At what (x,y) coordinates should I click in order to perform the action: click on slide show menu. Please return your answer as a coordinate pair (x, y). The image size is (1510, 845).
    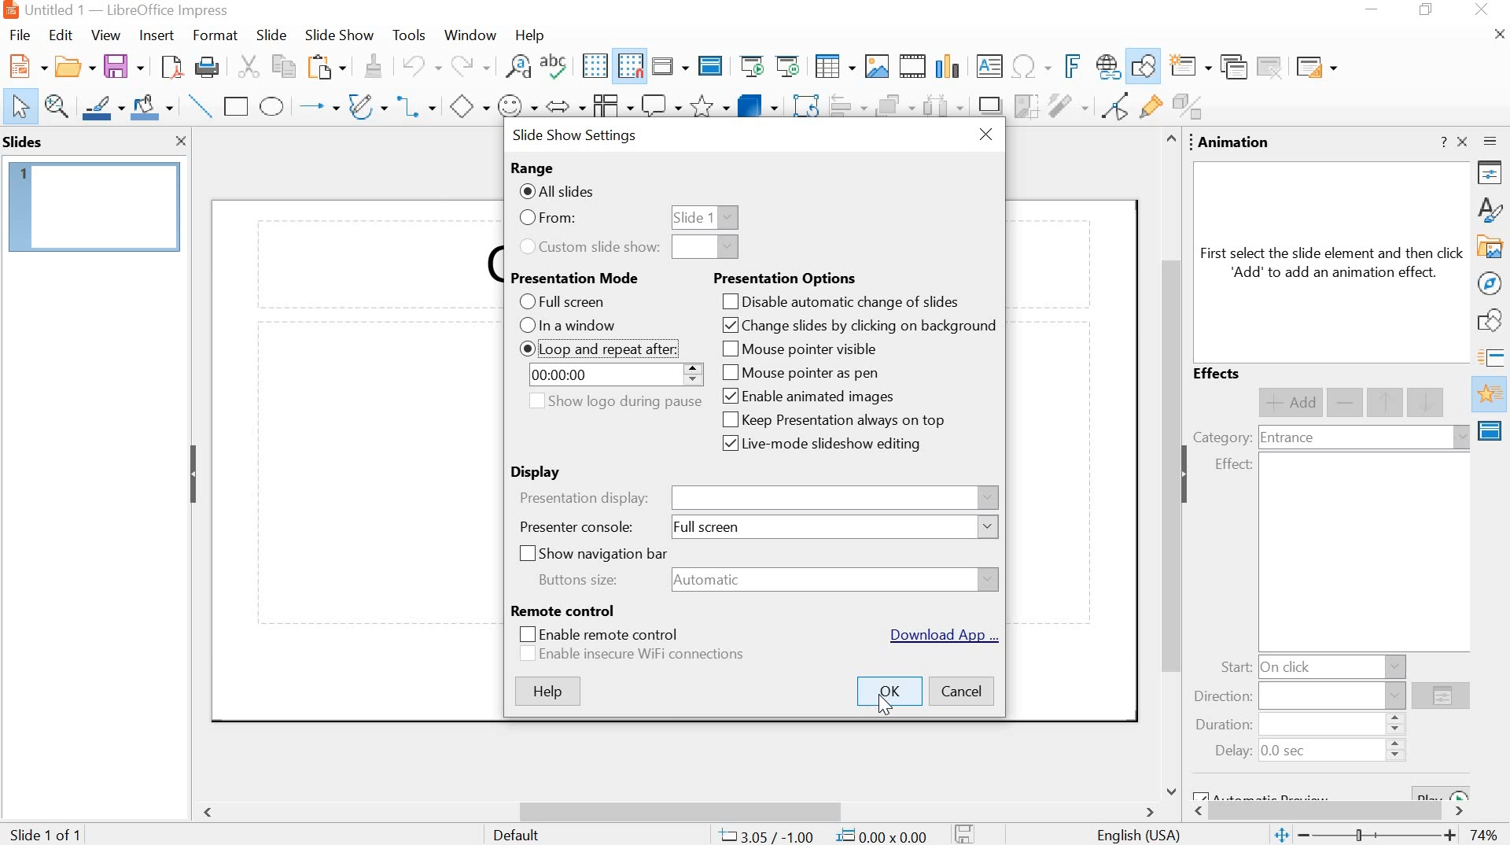
    Looking at the image, I should click on (336, 35).